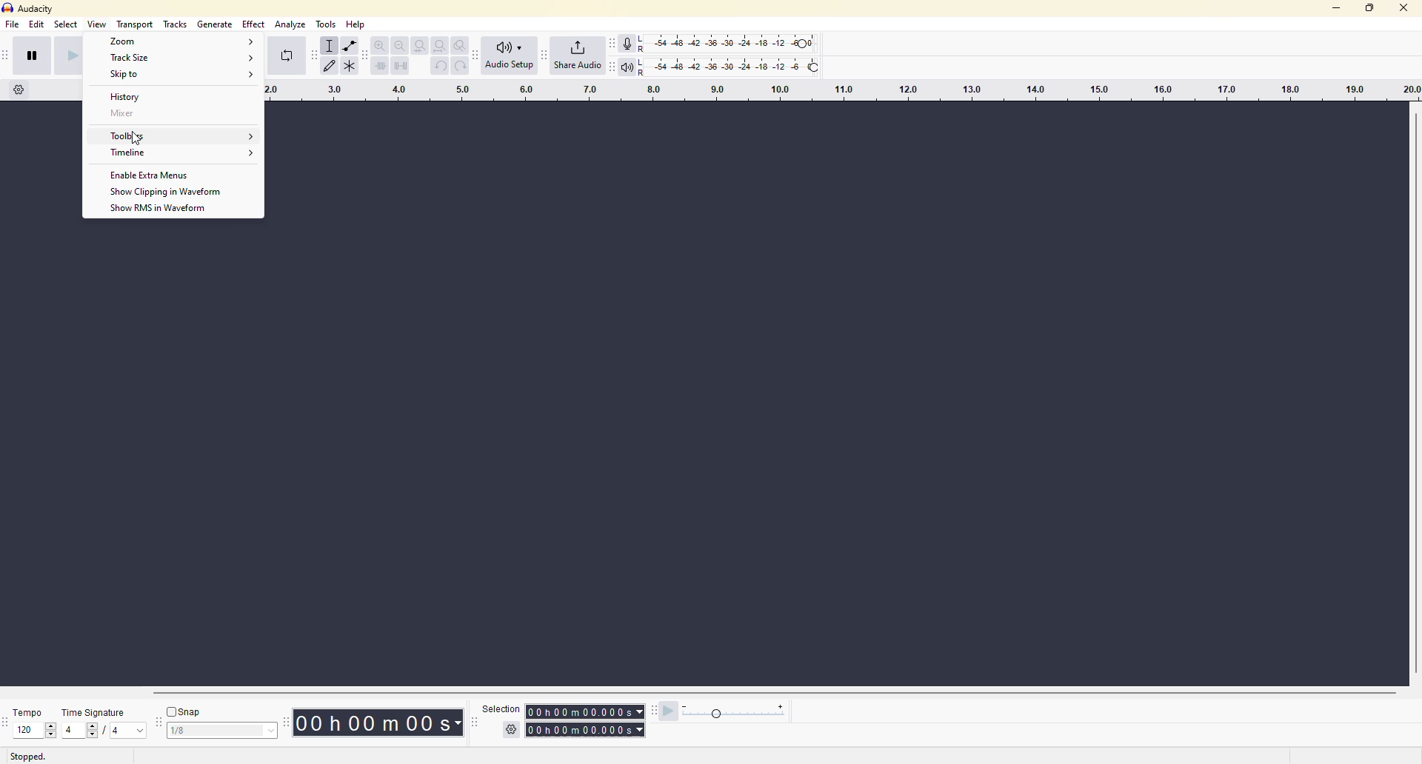  Describe the element at coordinates (736, 711) in the screenshot. I see `playback speed` at that location.